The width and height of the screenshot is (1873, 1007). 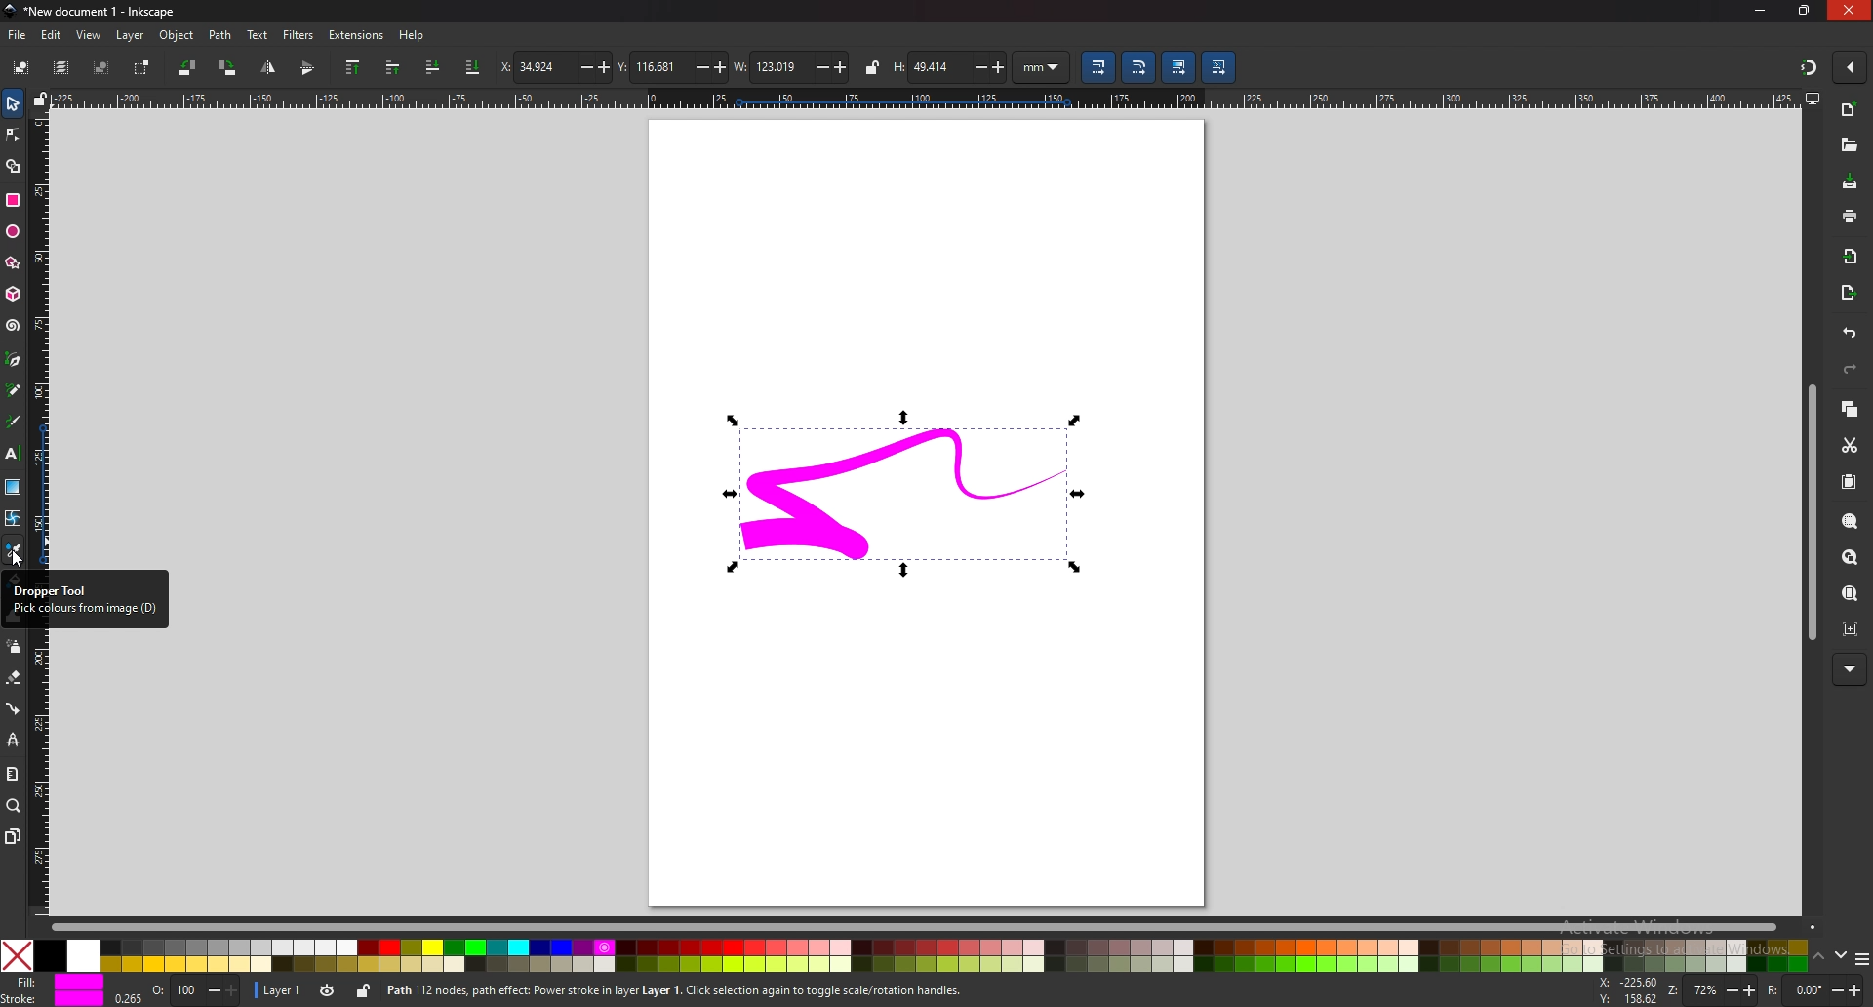 What do you see at coordinates (194, 990) in the screenshot?
I see `opacity` at bounding box center [194, 990].